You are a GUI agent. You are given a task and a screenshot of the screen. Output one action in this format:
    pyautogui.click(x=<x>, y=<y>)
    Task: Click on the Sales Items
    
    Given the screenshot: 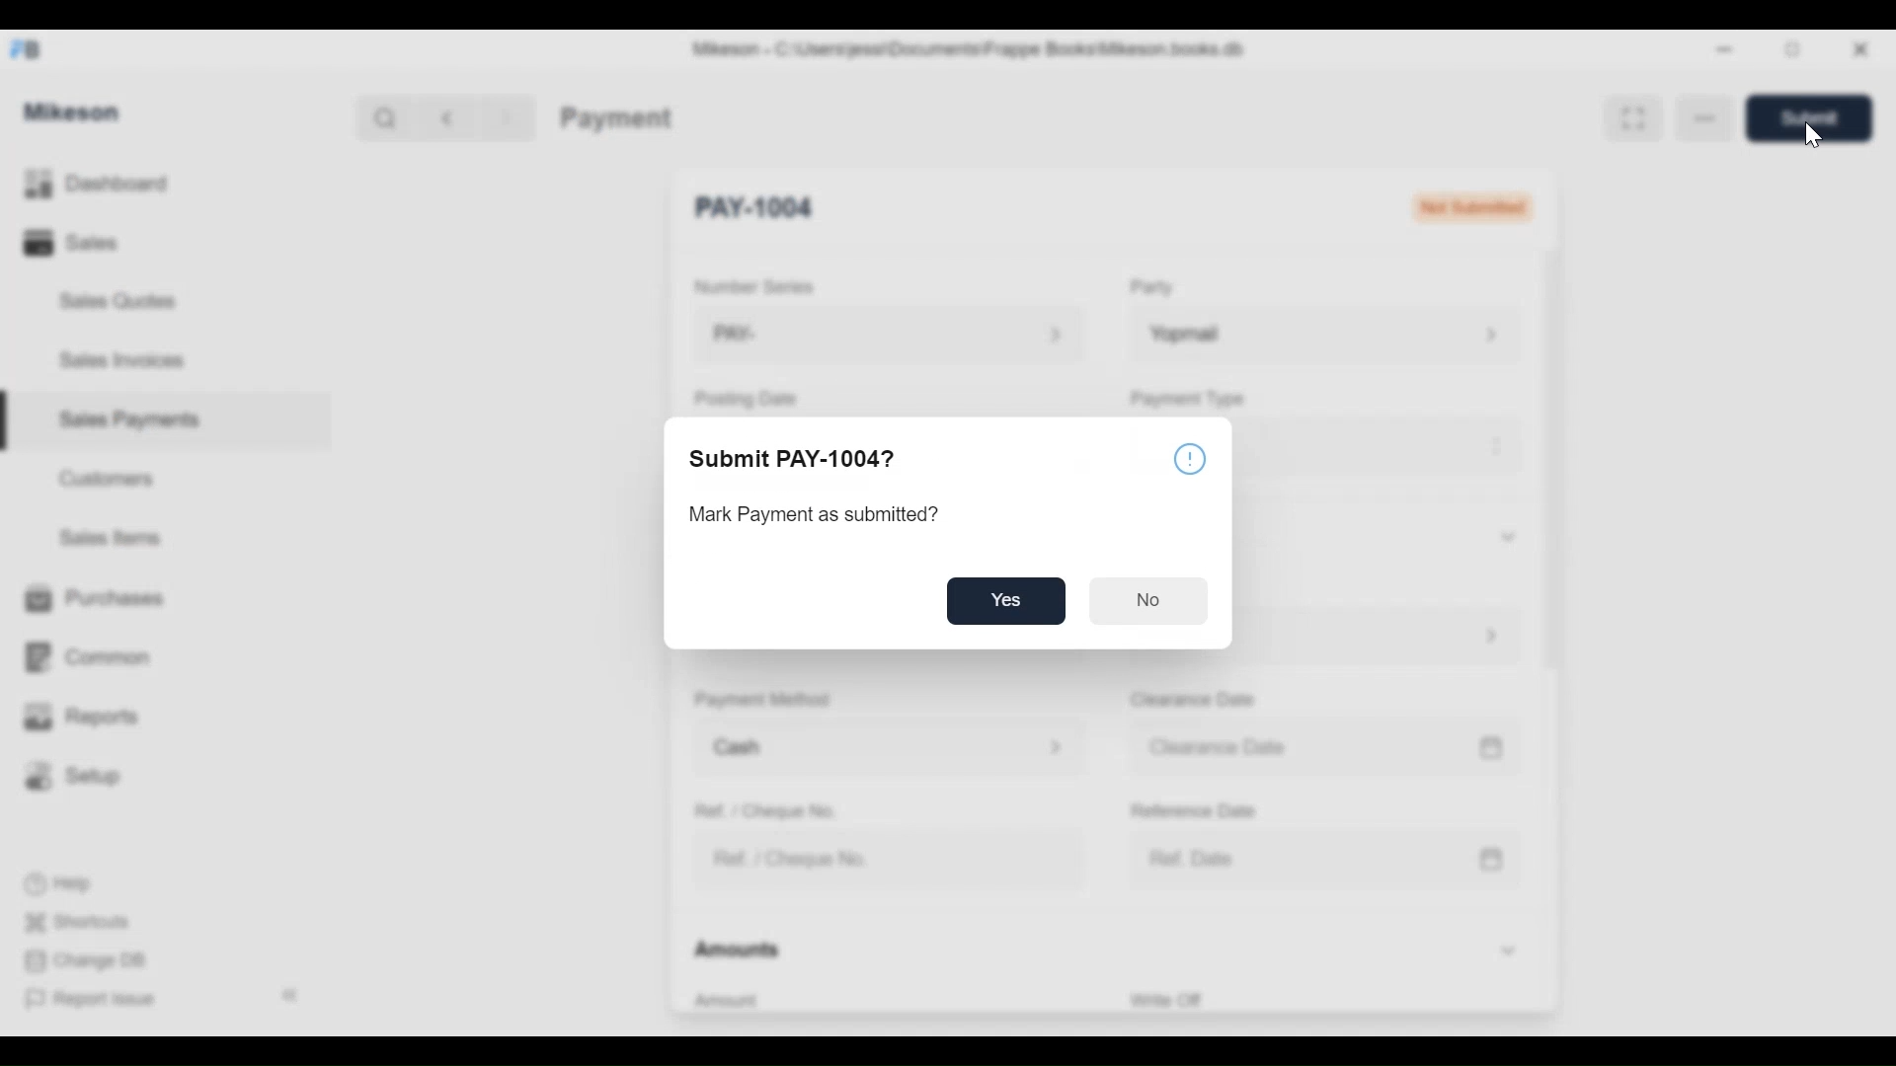 What is the action you would take?
    pyautogui.click(x=119, y=539)
    